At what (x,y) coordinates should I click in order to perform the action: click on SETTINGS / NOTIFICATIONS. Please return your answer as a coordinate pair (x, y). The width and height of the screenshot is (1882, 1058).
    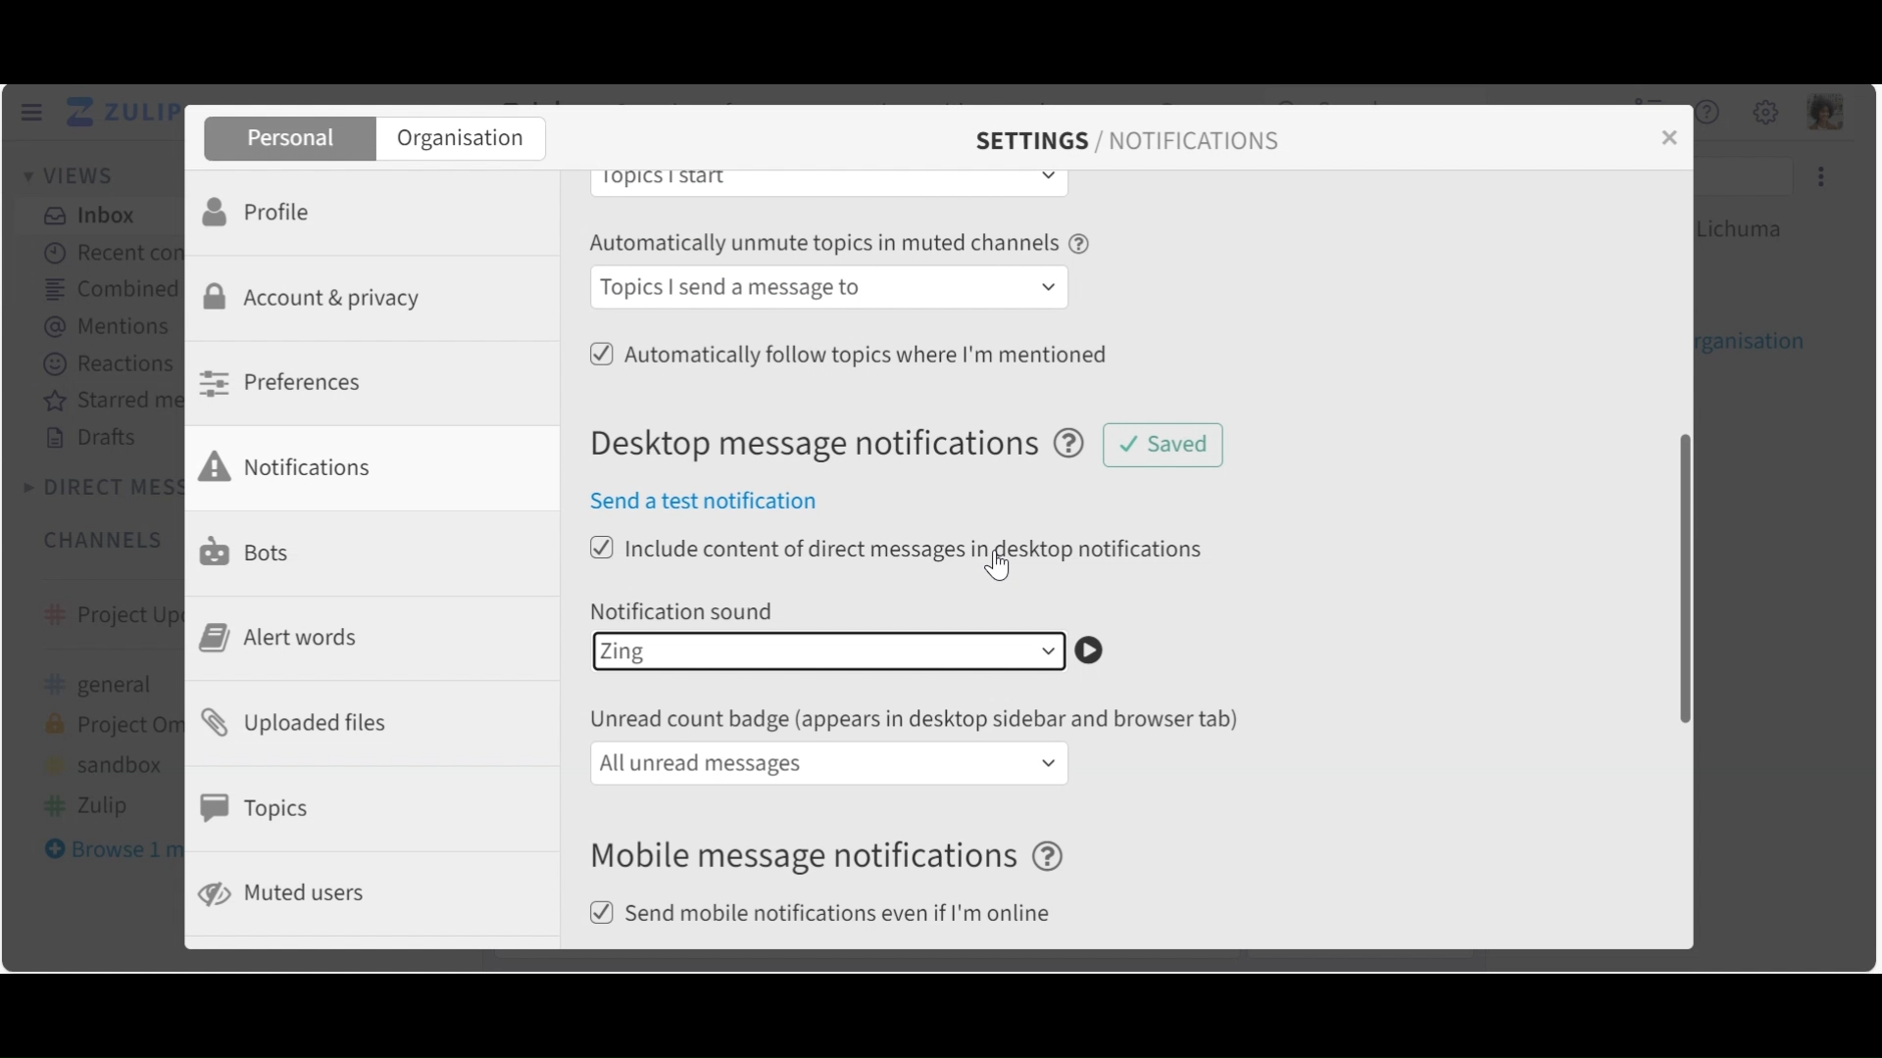
    Looking at the image, I should click on (1127, 141).